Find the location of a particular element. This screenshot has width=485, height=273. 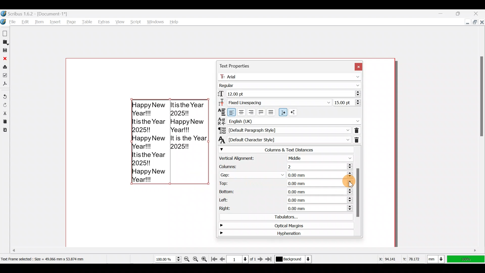

Hyphenation is located at coordinates (284, 234).